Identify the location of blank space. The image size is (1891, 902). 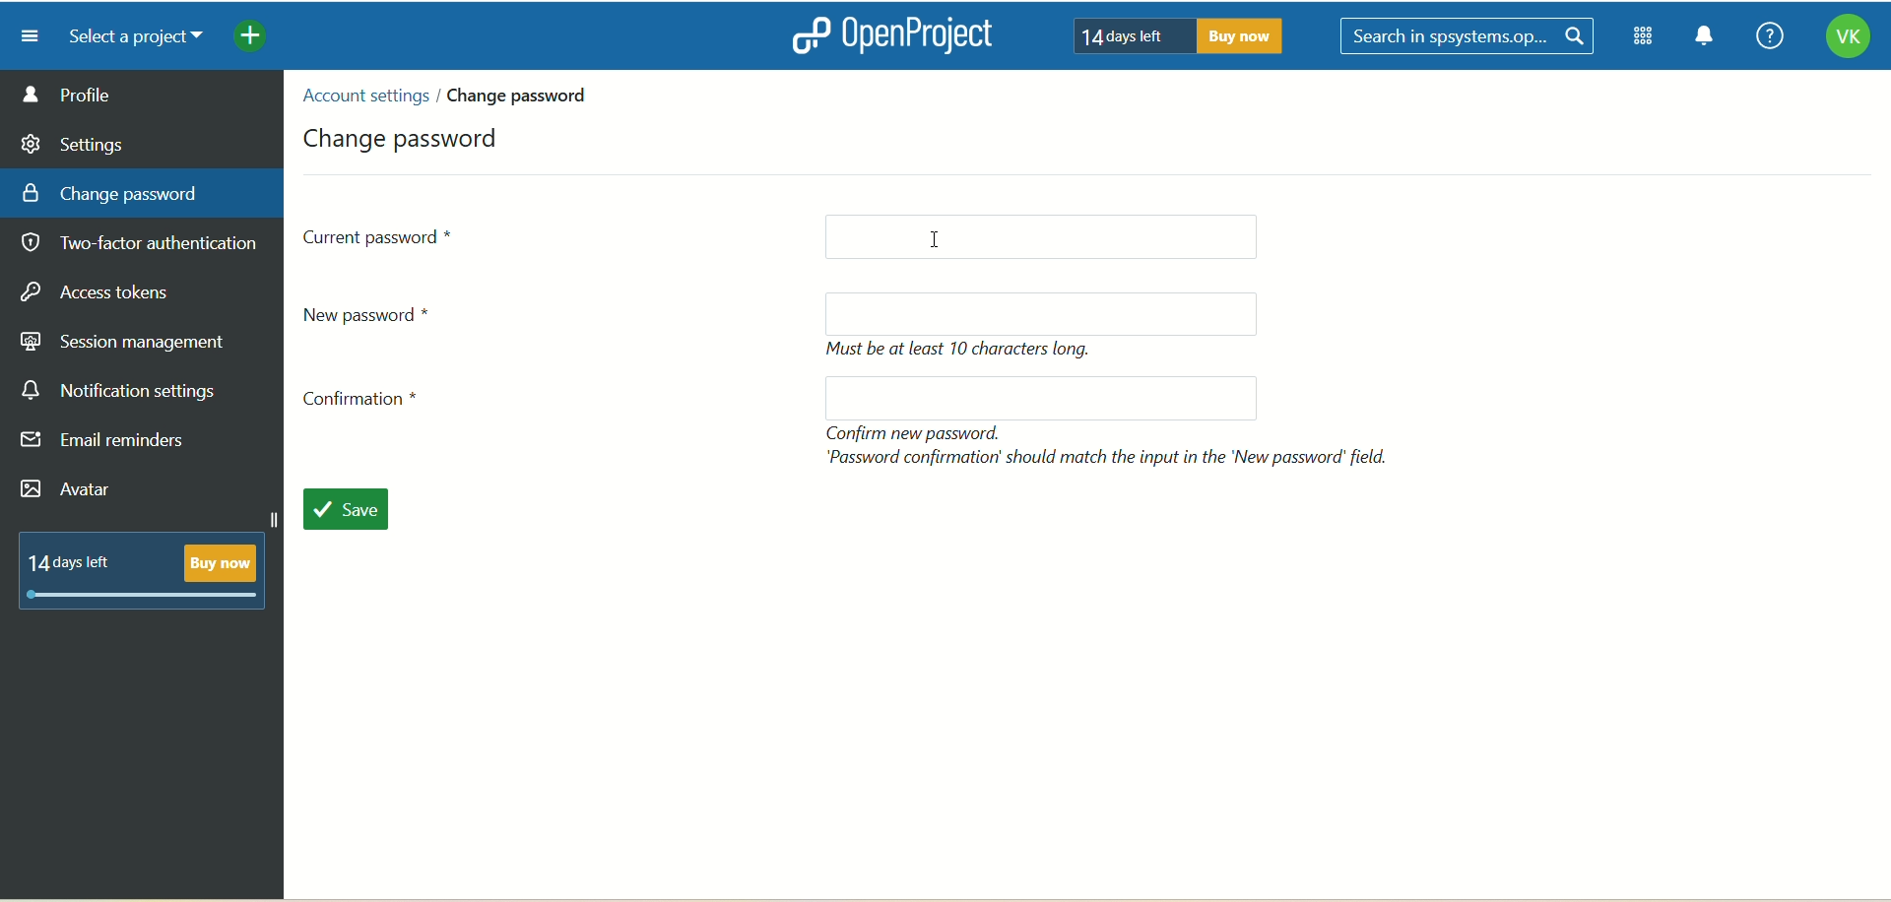
(1031, 398).